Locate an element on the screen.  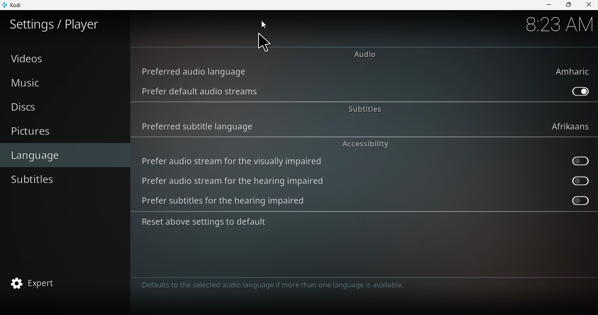
Accessibility is located at coordinates (366, 143).